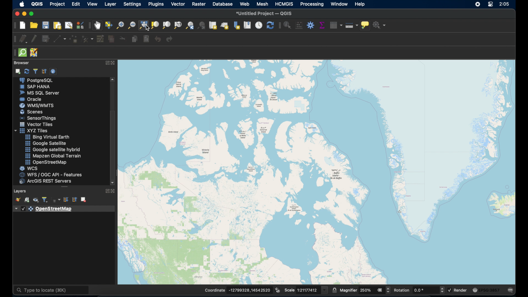  What do you see at coordinates (56, 199) in the screenshot?
I see `filter legend by expression` at bounding box center [56, 199].